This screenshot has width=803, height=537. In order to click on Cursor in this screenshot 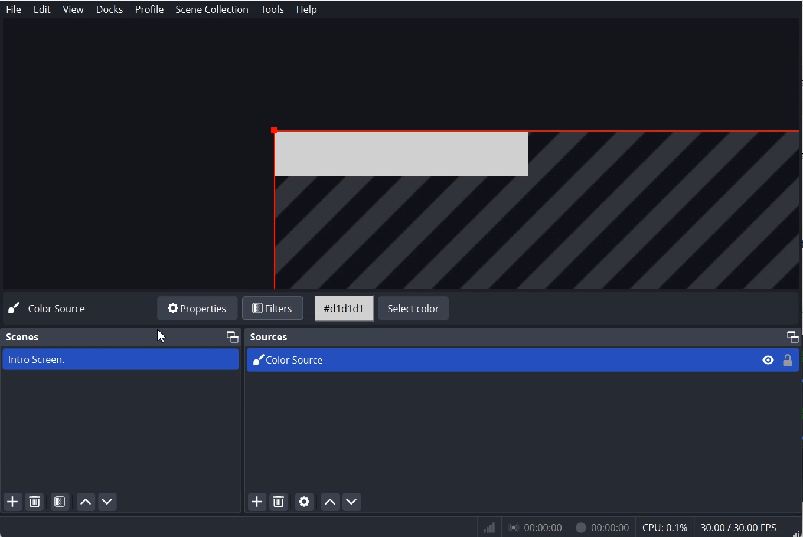, I will do `click(163, 336)`.